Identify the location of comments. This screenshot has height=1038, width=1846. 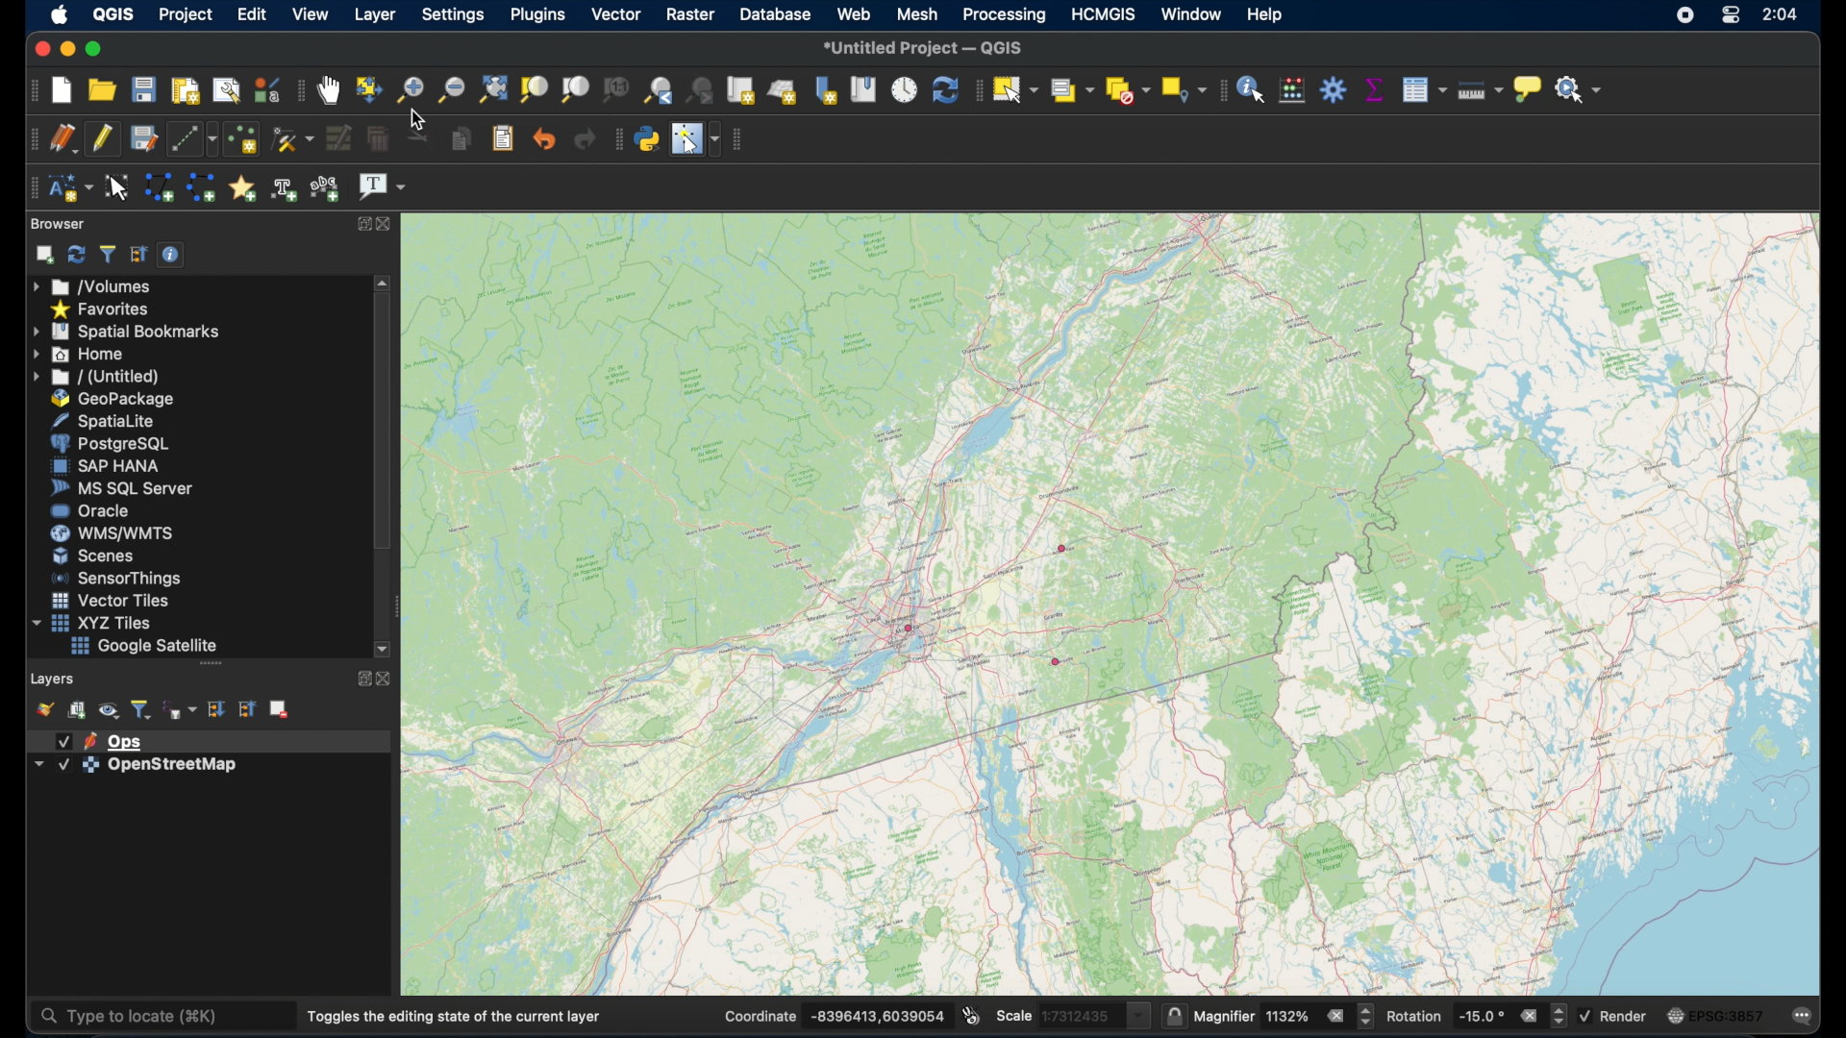
(1804, 1018).